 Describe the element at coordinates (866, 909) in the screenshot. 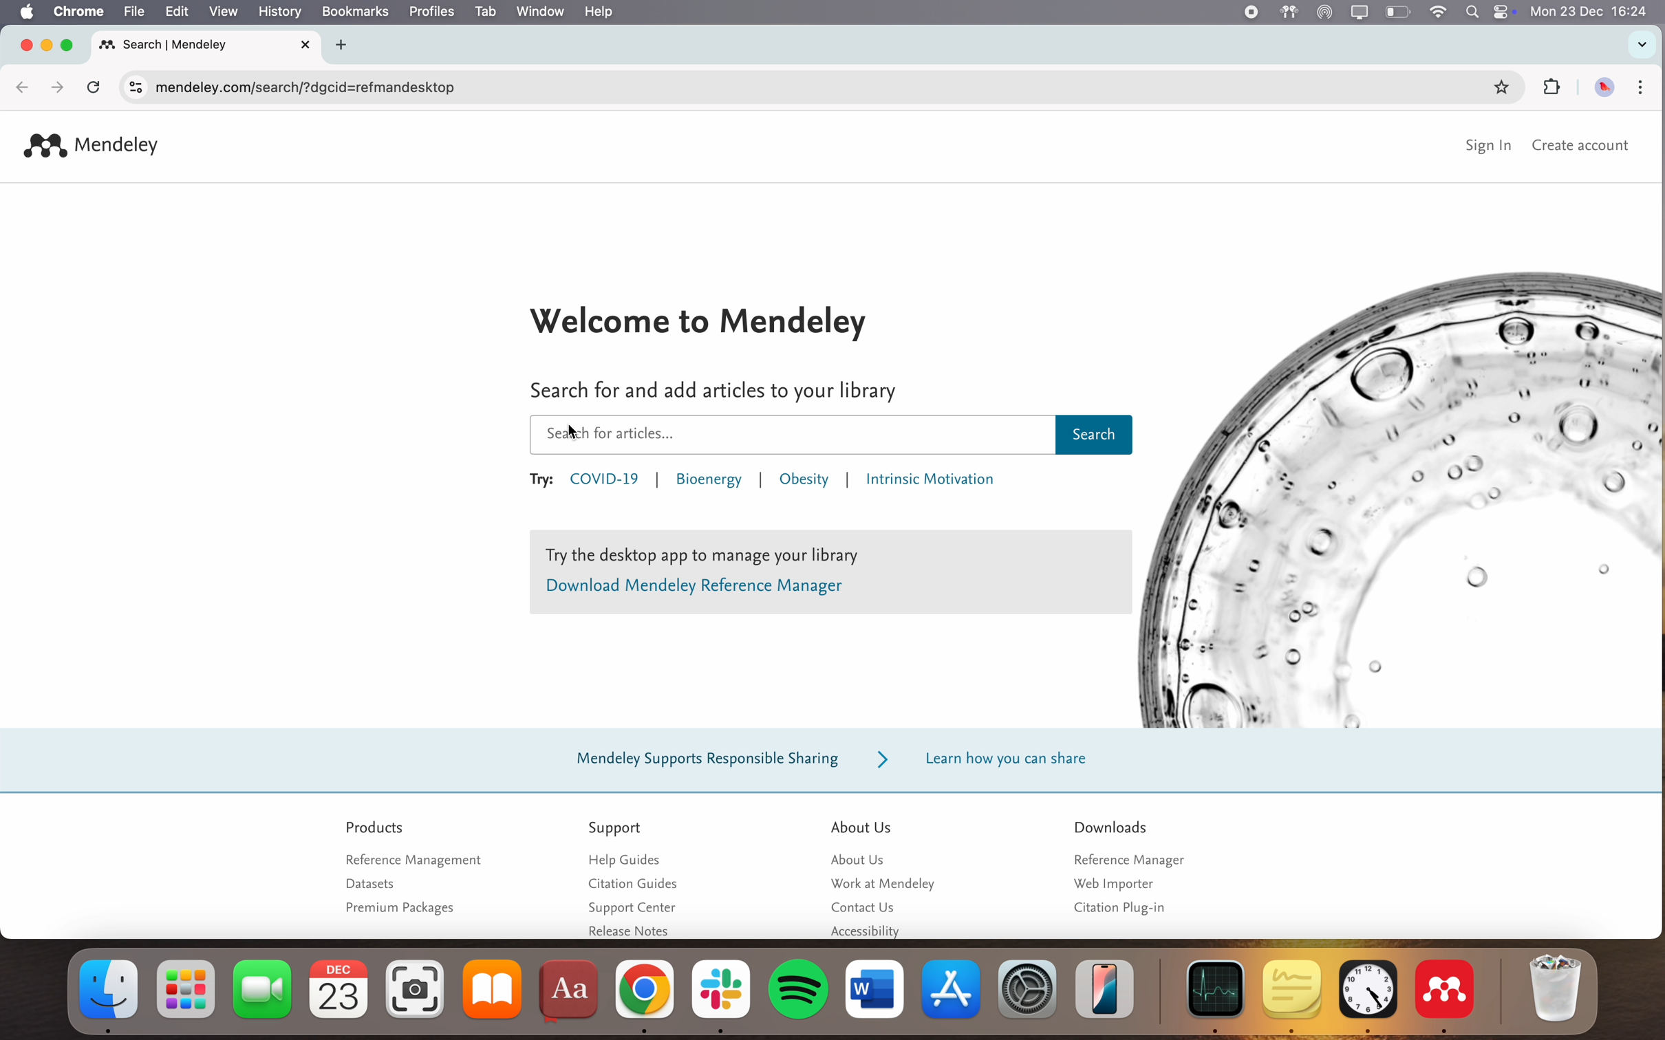

I see `contact us` at that location.